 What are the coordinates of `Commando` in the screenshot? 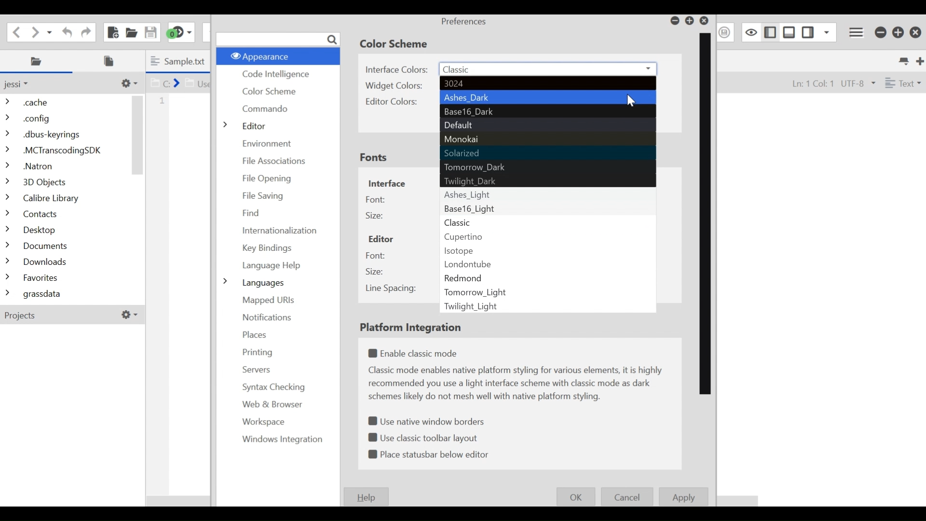 It's located at (268, 109).